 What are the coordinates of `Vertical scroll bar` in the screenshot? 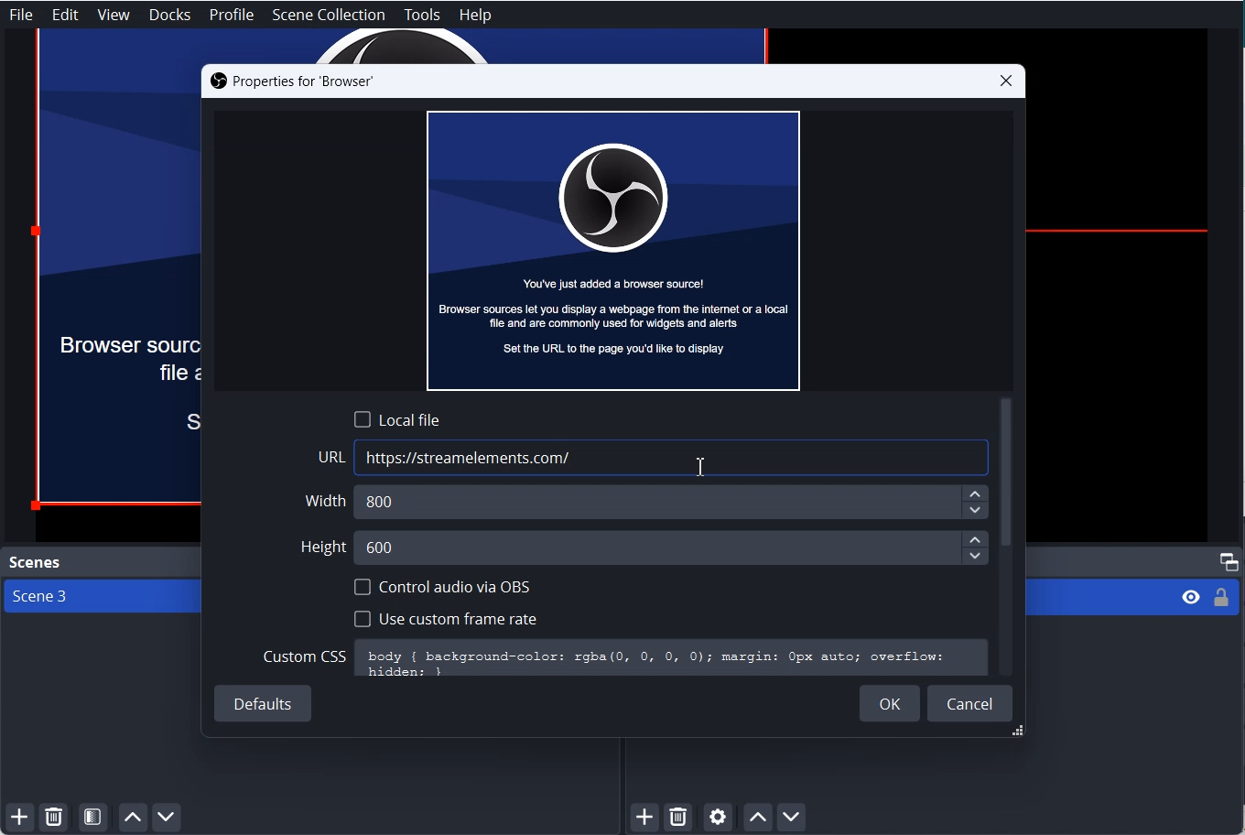 It's located at (1007, 474).